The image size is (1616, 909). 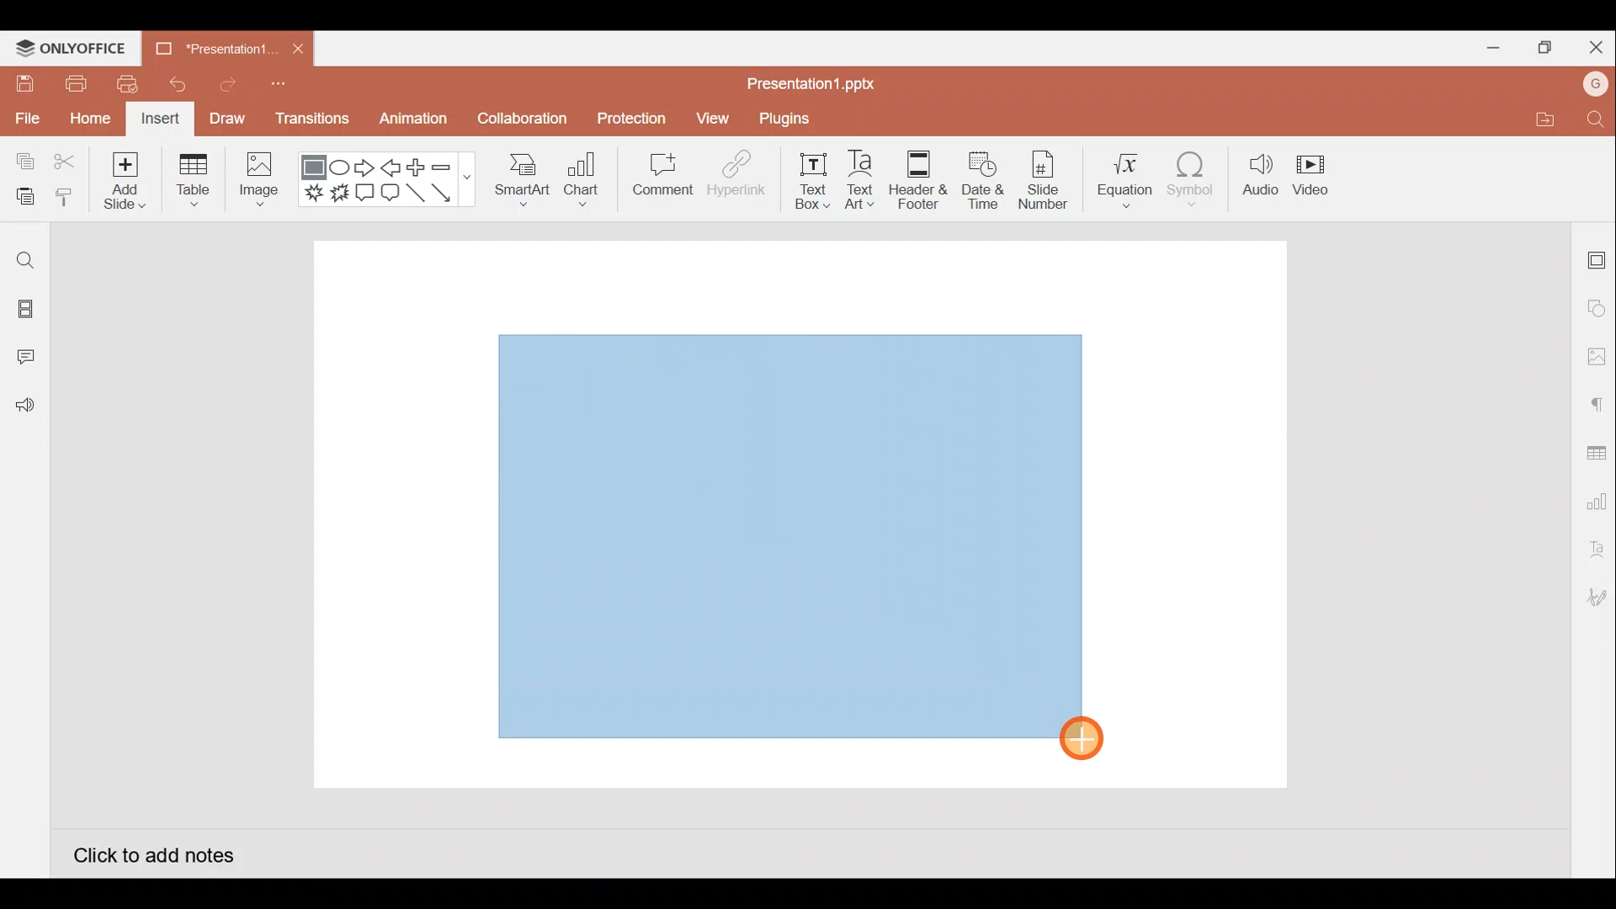 What do you see at coordinates (342, 167) in the screenshot?
I see `Ellipse` at bounding box center [342, 167].